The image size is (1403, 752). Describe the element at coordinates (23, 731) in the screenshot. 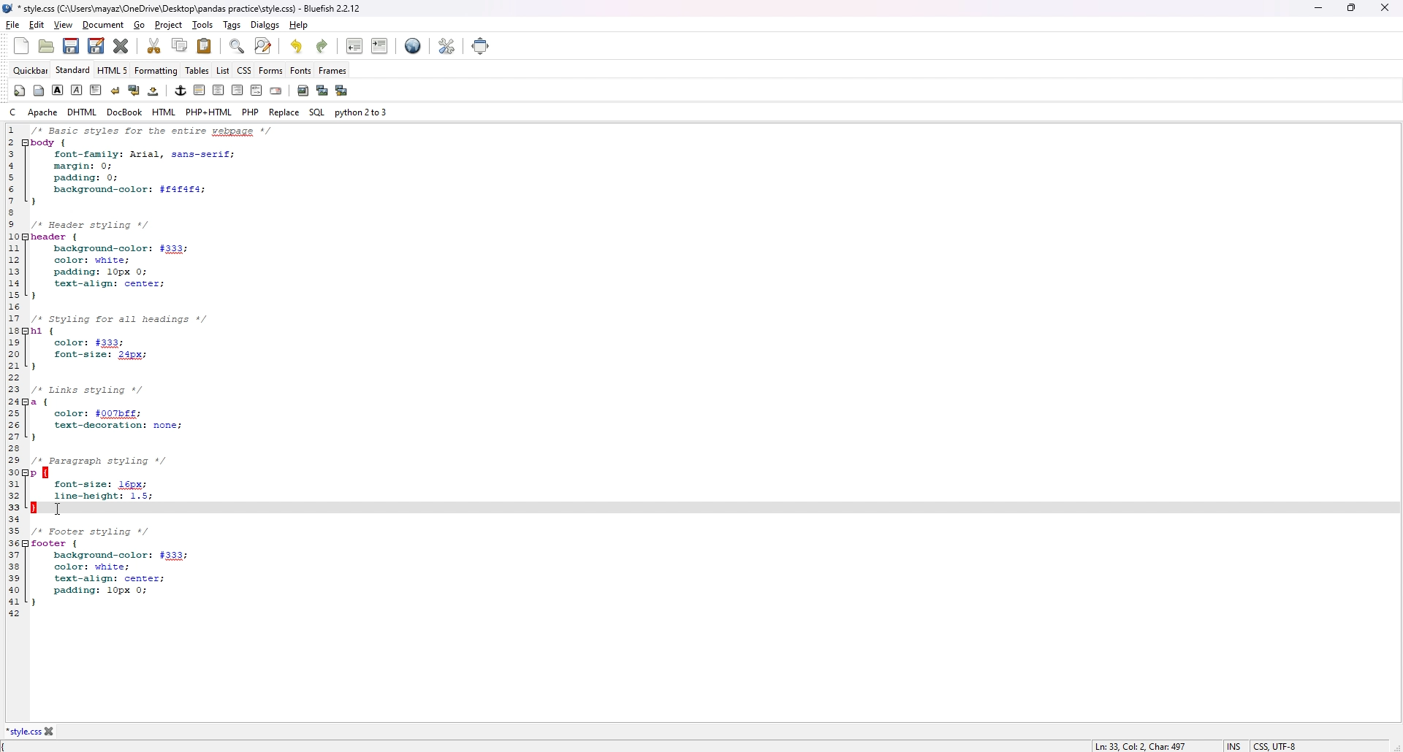

I see `*style.css` at that location.